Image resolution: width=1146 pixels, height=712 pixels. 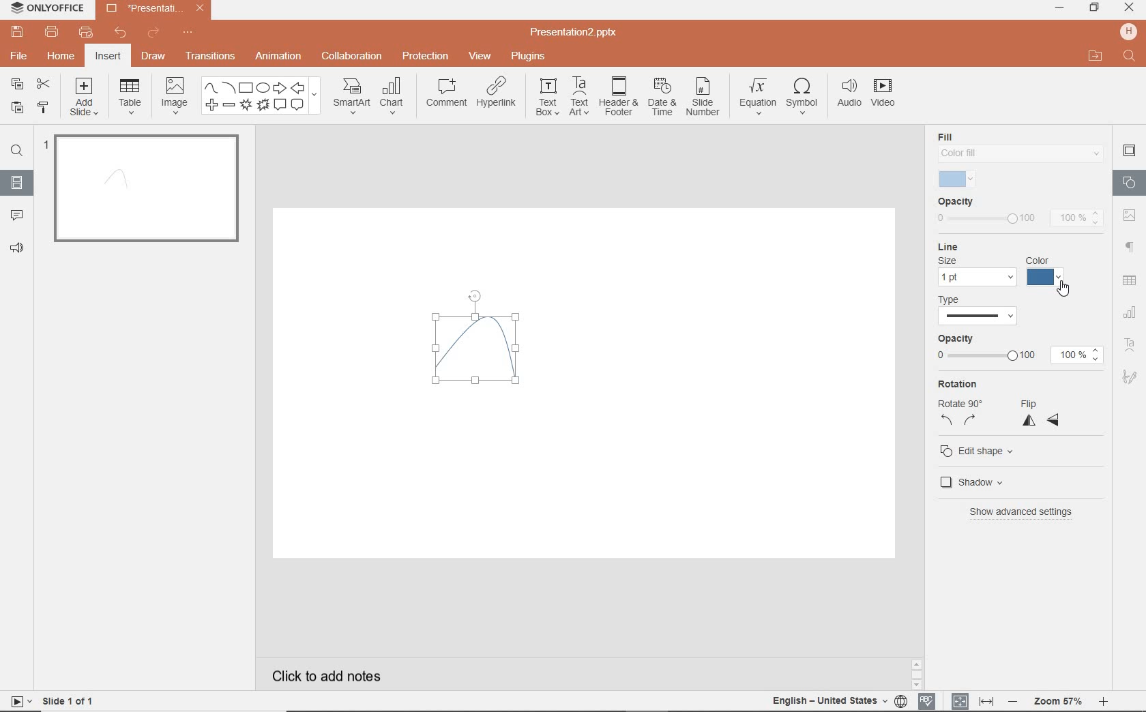 What do you see at coordinates (703, 100) in the screenshot?
I see `SLIDE NUMBER` at bounding box center [703, 100].